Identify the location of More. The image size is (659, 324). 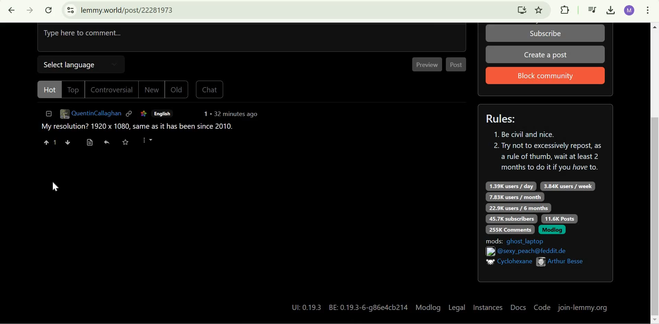
(151, 143).